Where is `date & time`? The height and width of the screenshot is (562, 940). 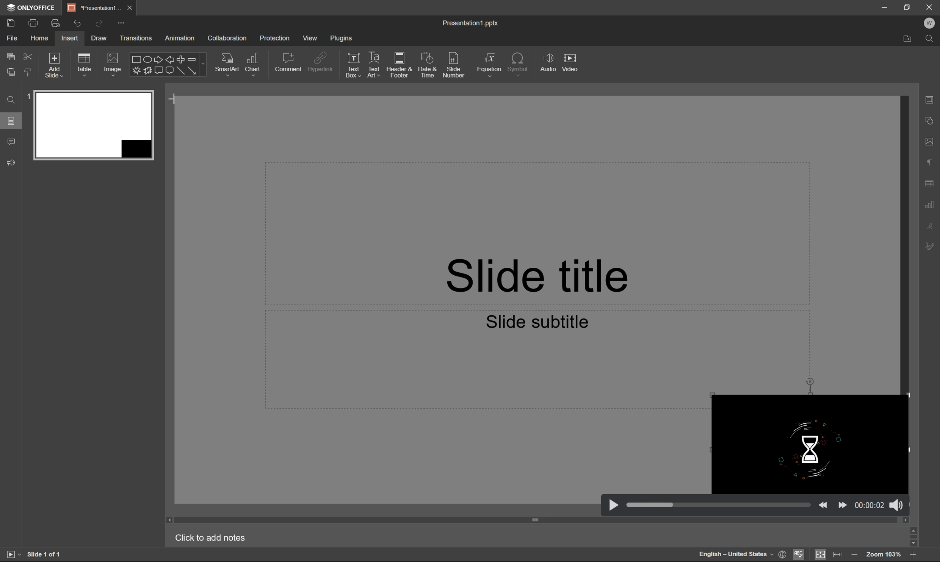 date & time is located at coordinates (427, 66).